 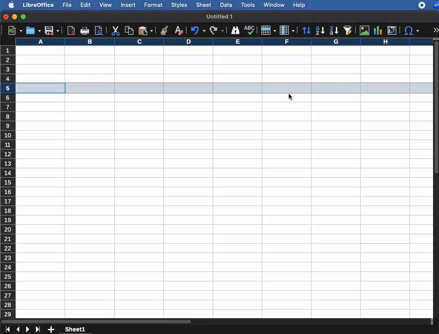 What do you see at coordinates (145, 31) in the screenshot?
I see `paste` at bounding box center [145, 31].